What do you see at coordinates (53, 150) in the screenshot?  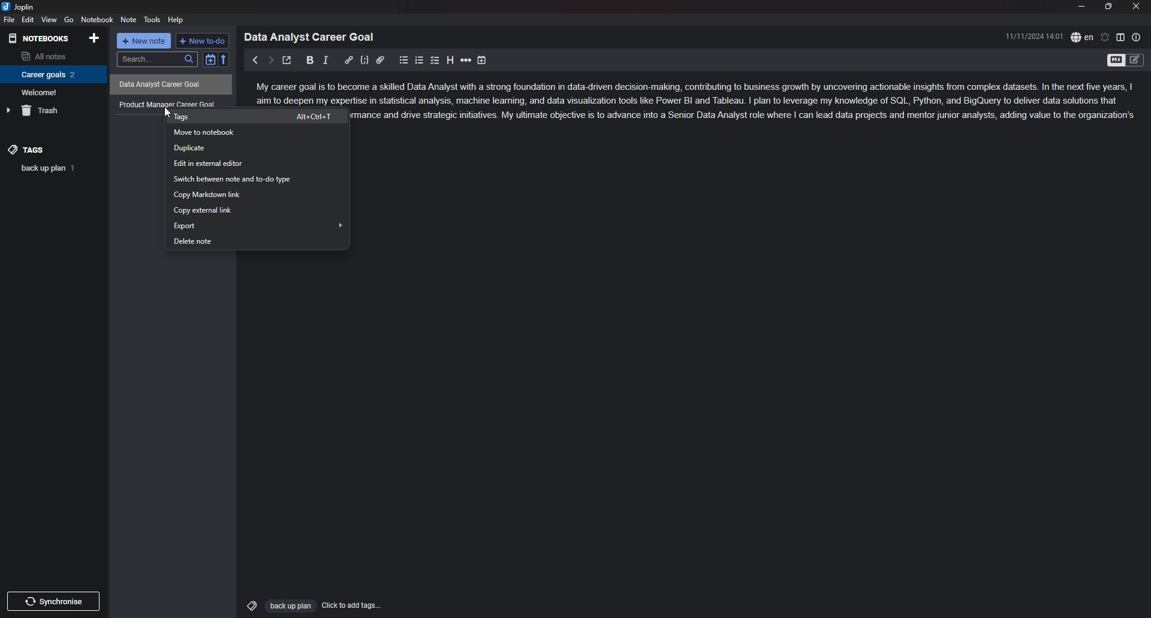 I see `tags` at bounding box center [53, 150].